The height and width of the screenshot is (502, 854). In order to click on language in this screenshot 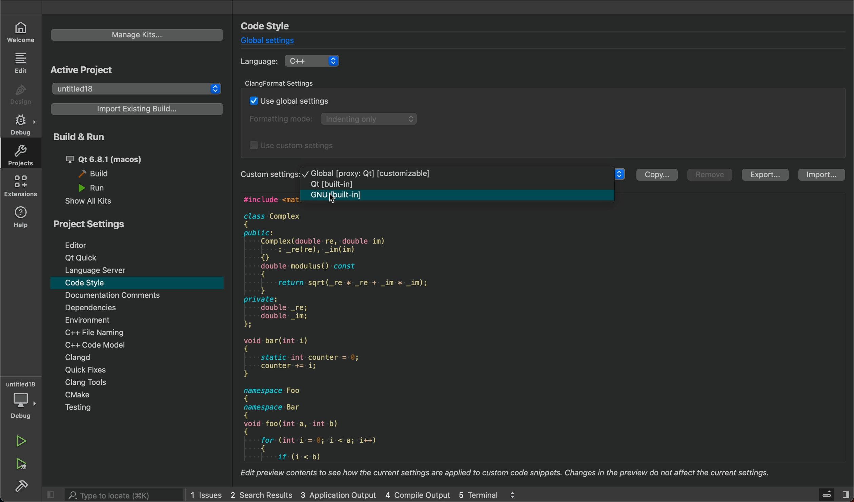, I will do `click(259, 62)`.